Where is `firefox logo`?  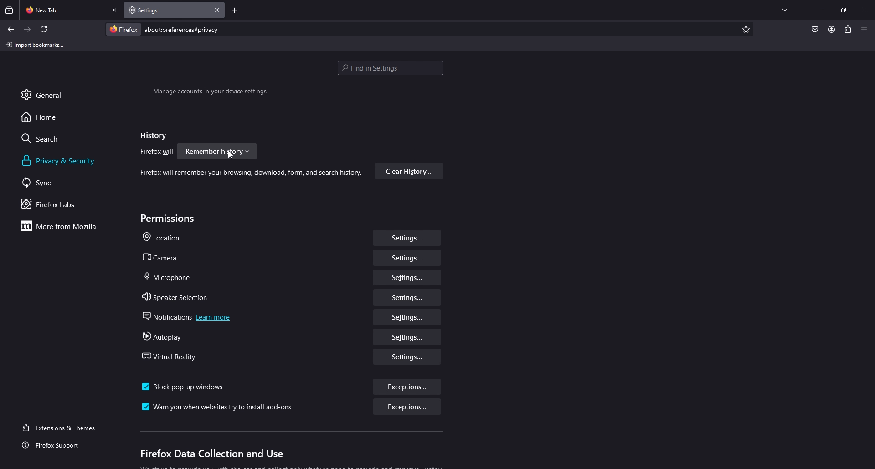 firefox logo is located at coordinates (123, 29).